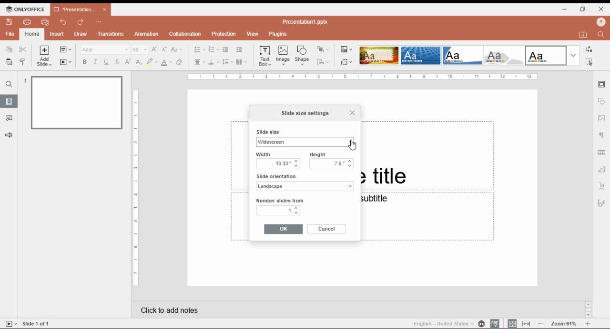 The width and height of the screenshot is (610, 329). I want to click on comments, so click(9, 118).